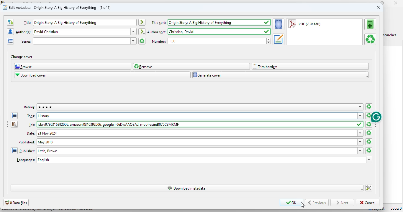  I want to click on Jobs: 0, so click(396, 208).